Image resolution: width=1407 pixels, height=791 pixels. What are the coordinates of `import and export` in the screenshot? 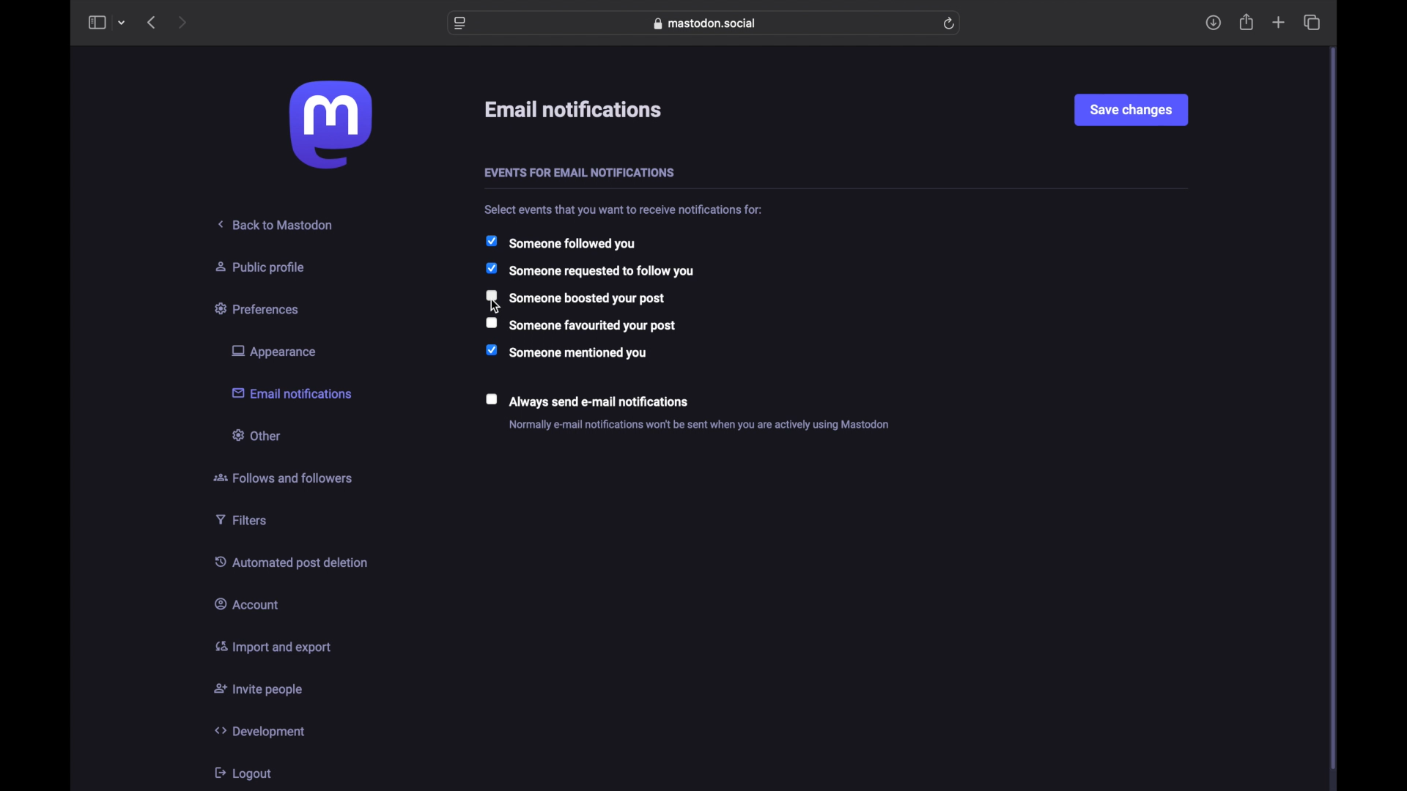 It's located at (273, 647).